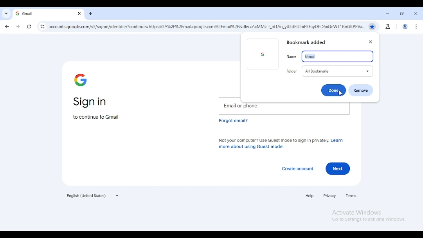 This screenshot has width=423, height=238. I want to click on new tab, so click(91, 14).